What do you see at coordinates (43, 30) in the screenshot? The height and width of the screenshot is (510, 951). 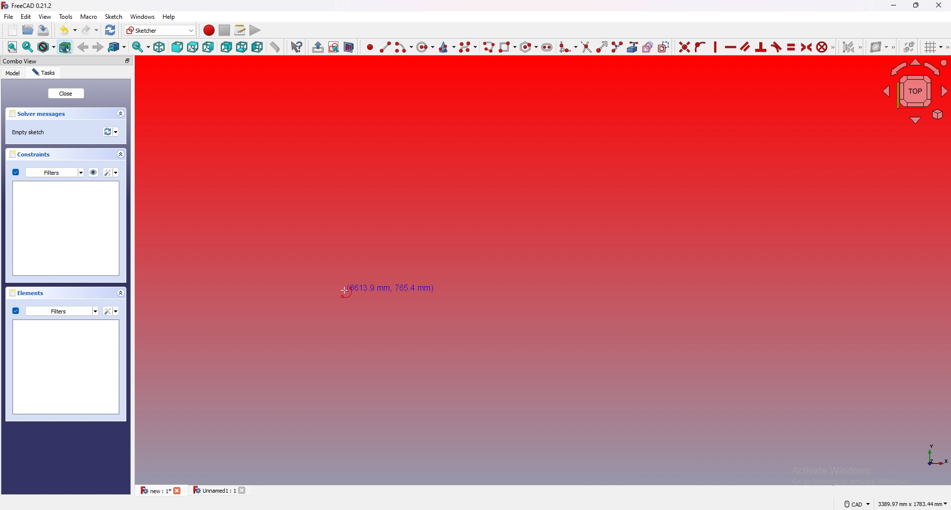 I see `save` at bounding box center [43, 30].